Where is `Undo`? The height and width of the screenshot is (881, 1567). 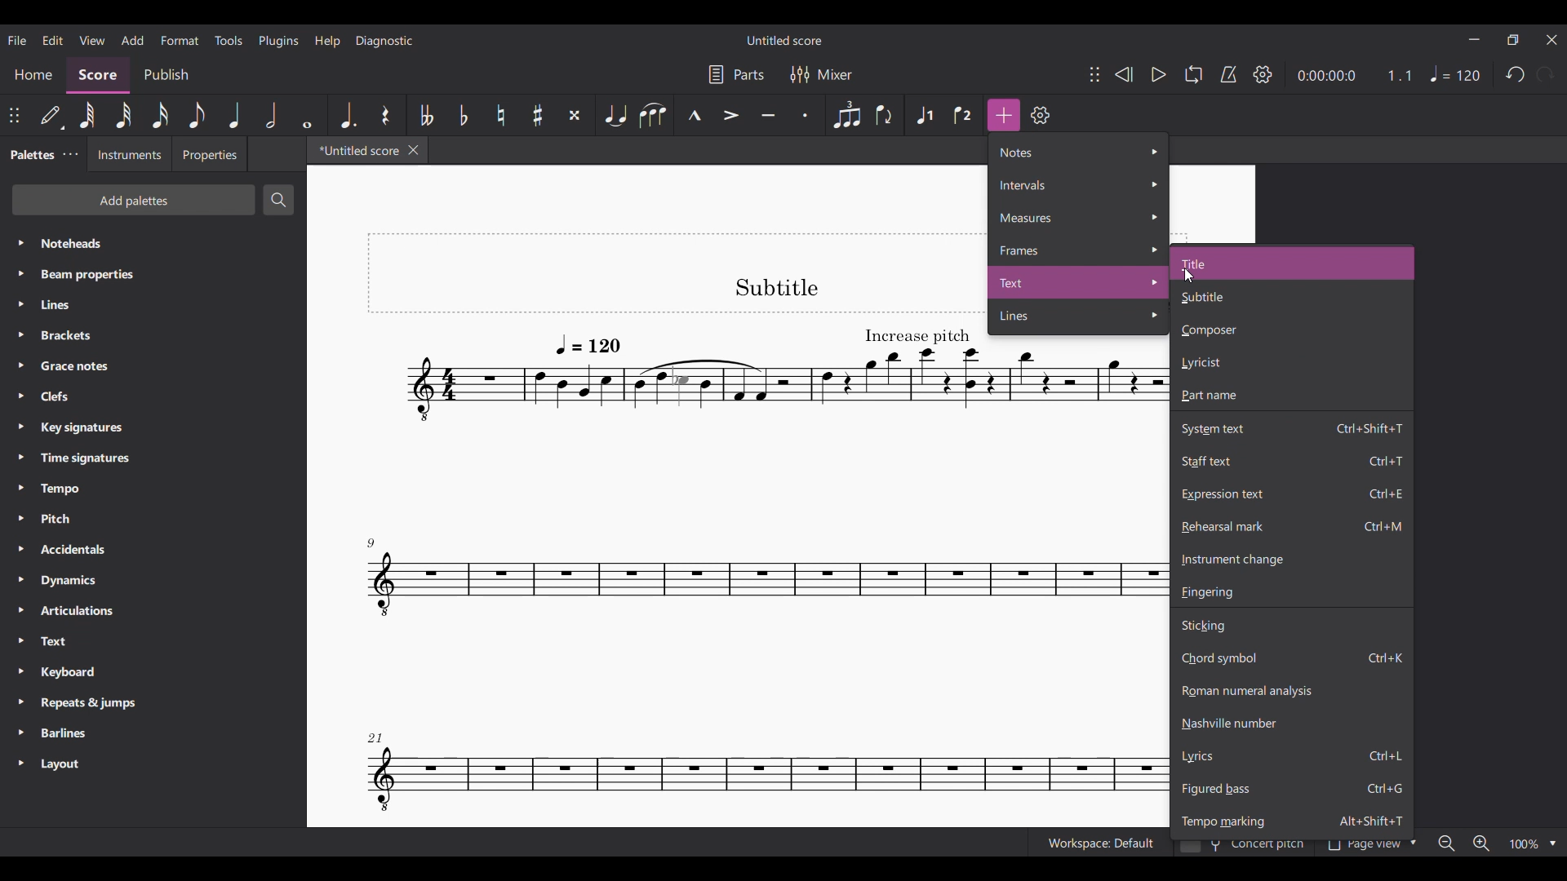 Undo is located at coordinates (1516, 75).